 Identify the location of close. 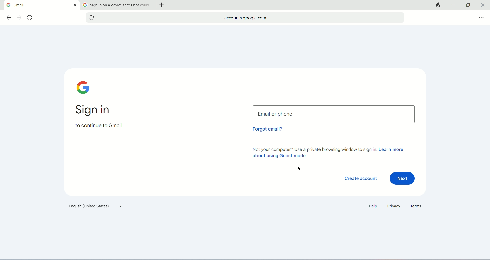
(483, 5).